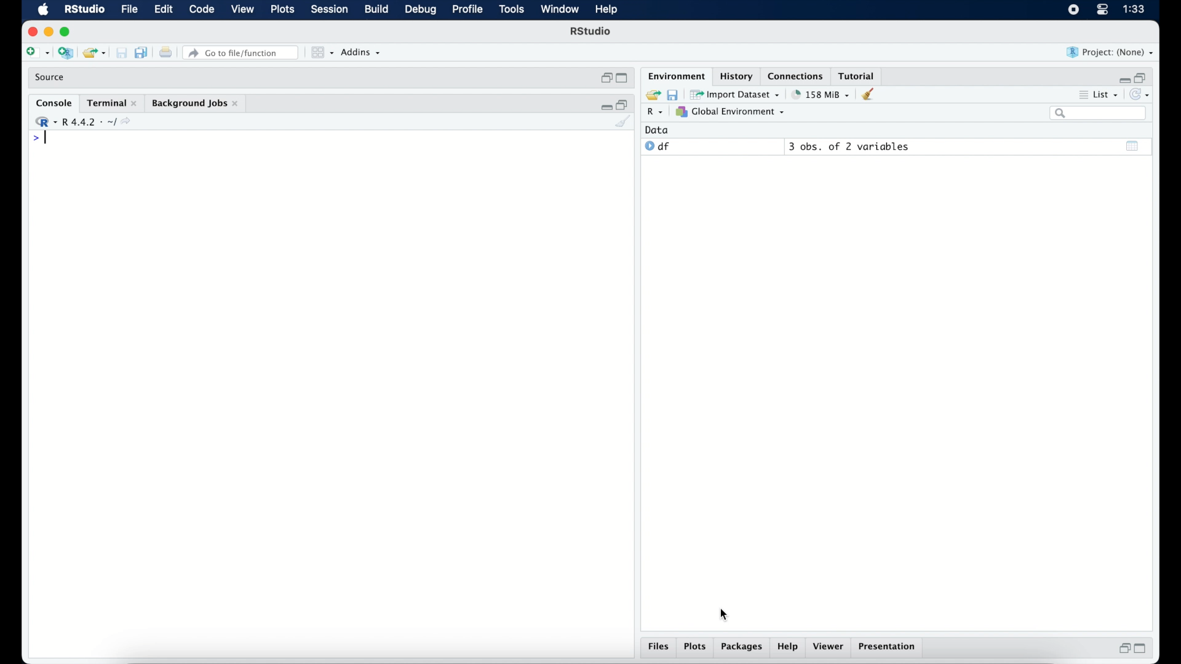 This screenshot has height=664, width=1181. Describe the element at coordinates (735, 76) in the screenshot. I see `History` at that location.